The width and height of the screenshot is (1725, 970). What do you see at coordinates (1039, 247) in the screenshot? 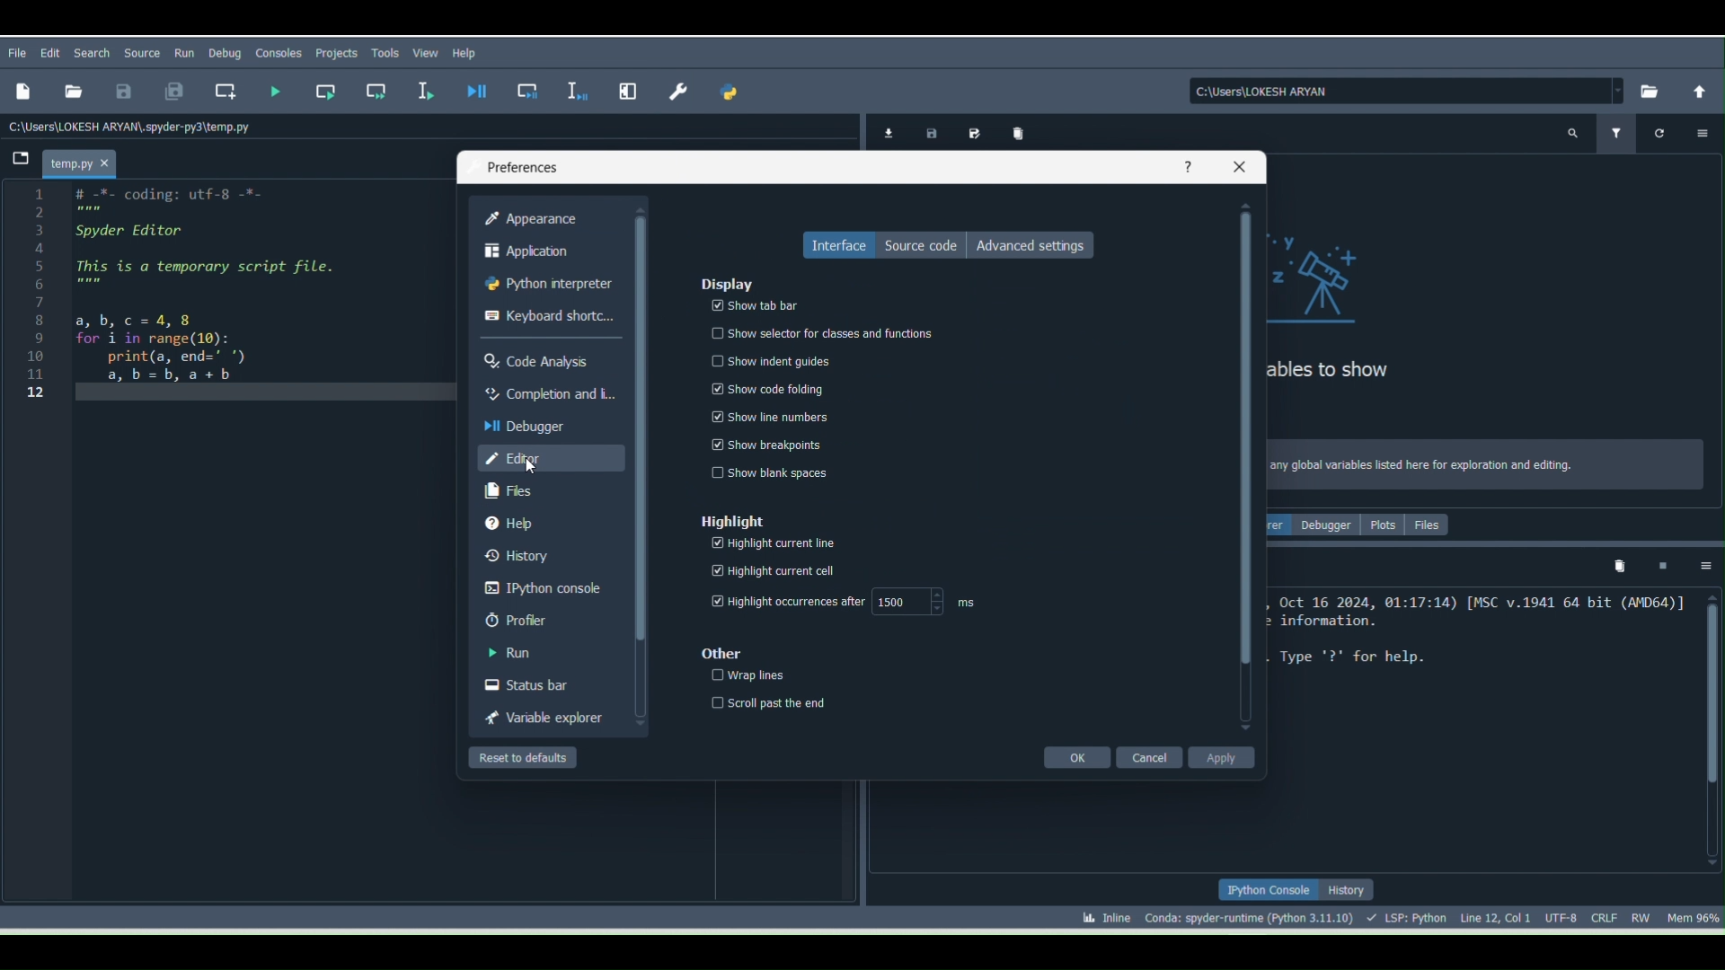
I see `Advanced settings` at bounding box center [1039, 247].